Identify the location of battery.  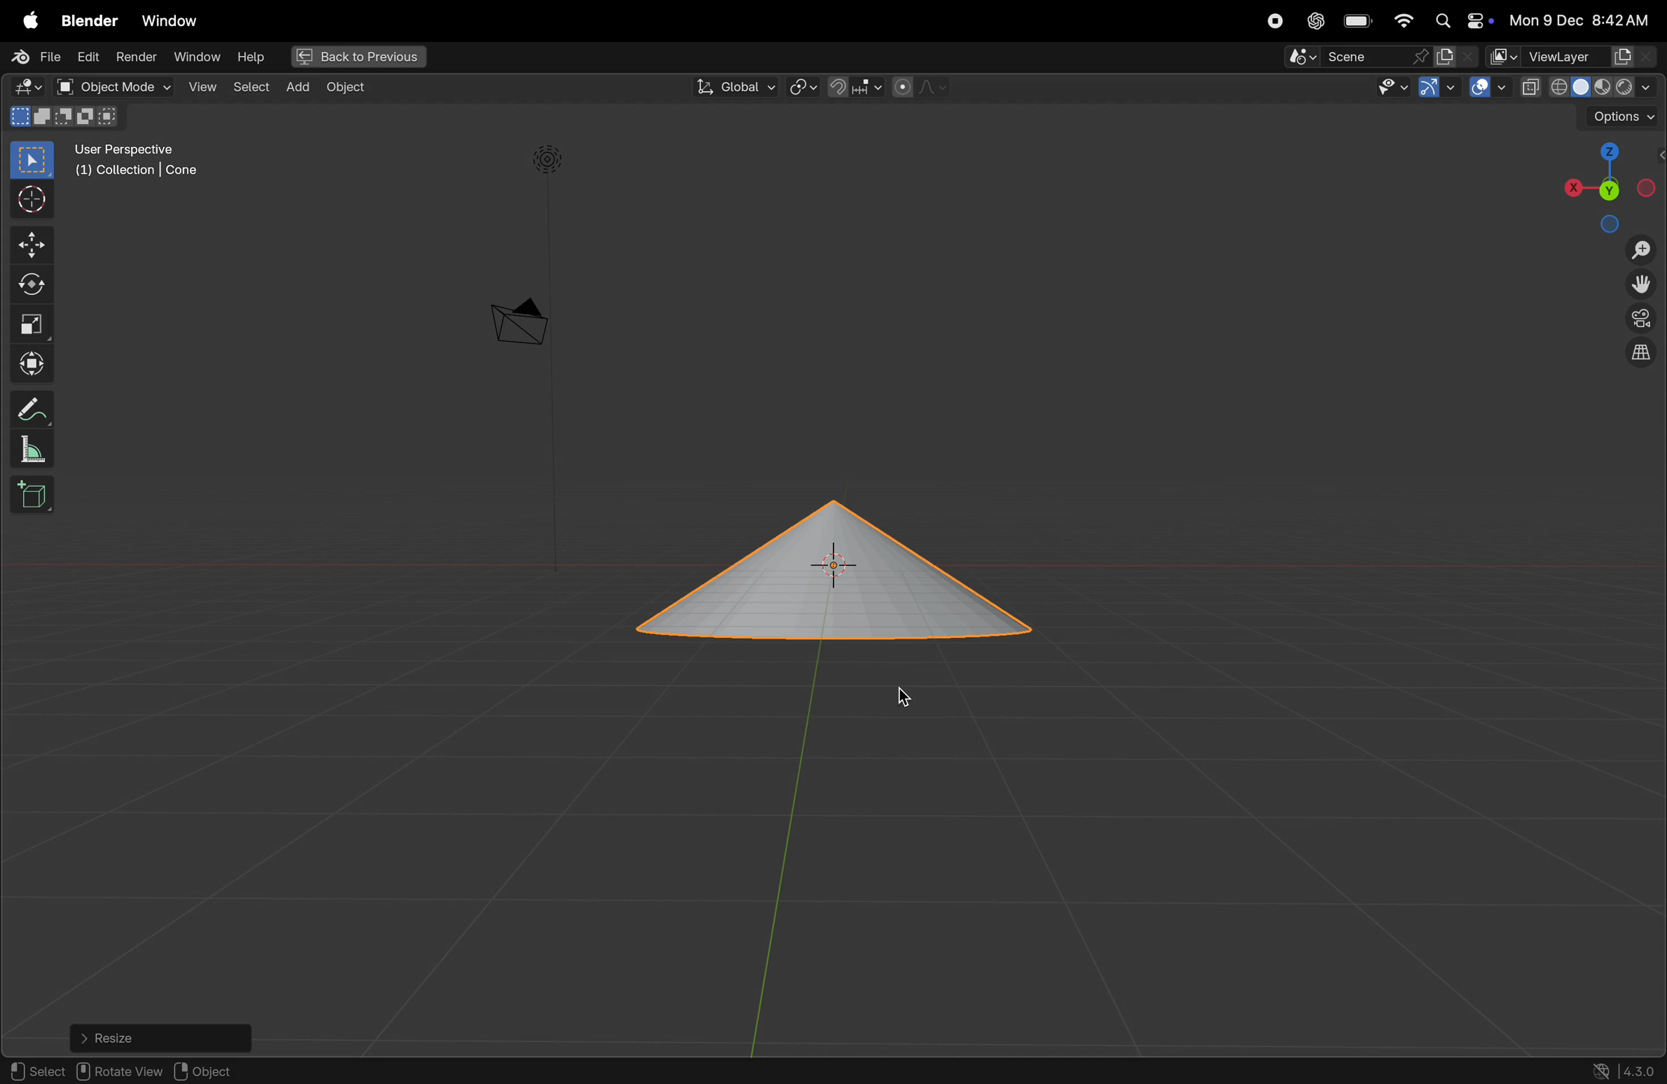
(1359, 20).